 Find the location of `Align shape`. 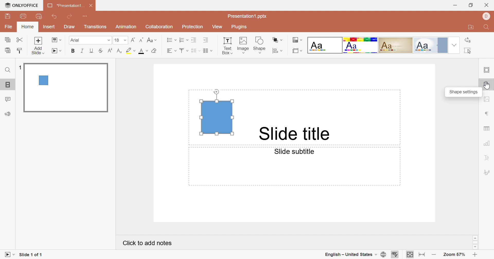

Align shape is located at coordinates (278, 51).